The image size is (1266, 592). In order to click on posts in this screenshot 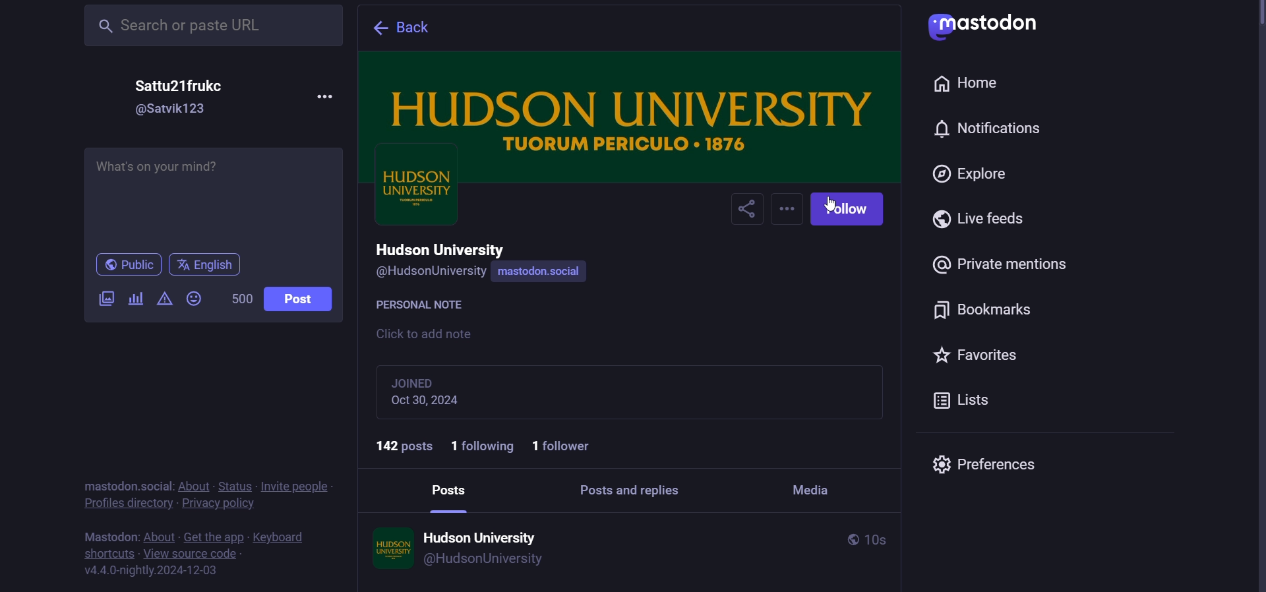, I will do `click(451, 488)`.